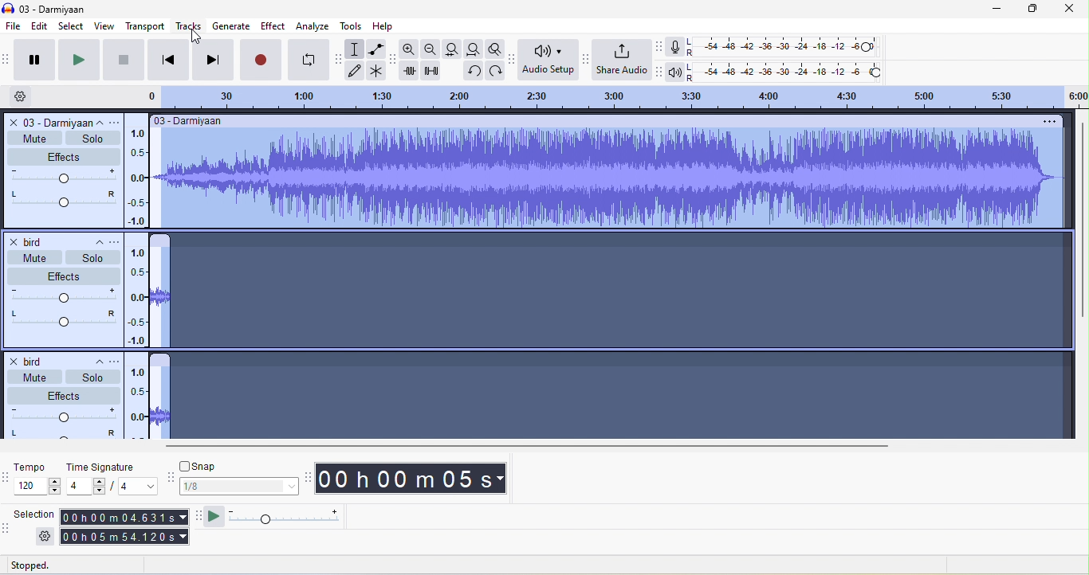 The width and height of the screenshot is (1089, 575). Describe the element at coordinates (549, 61) in the screenshot. I see `audio setup` at that location.